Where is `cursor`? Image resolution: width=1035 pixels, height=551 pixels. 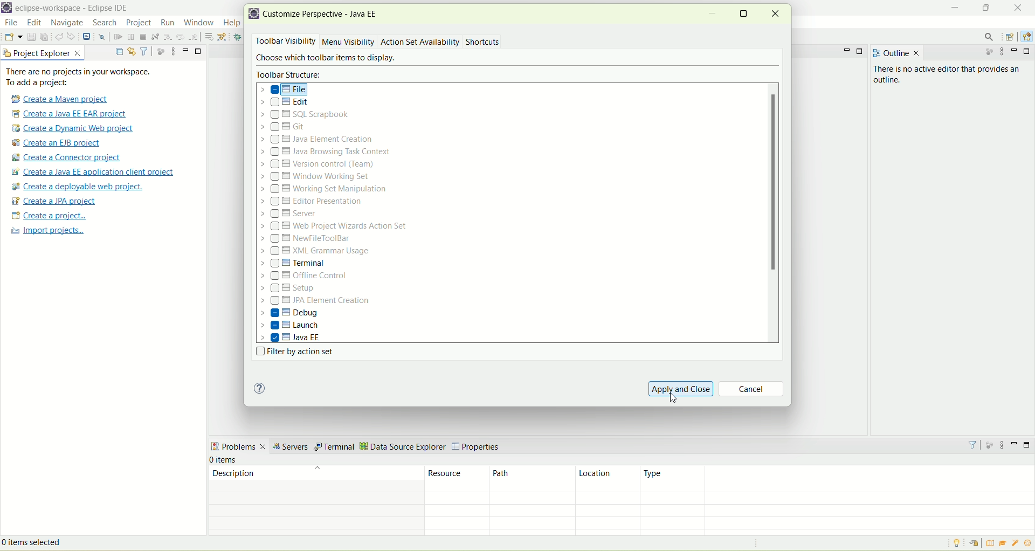
cursor is located at coordinates (677, 400).